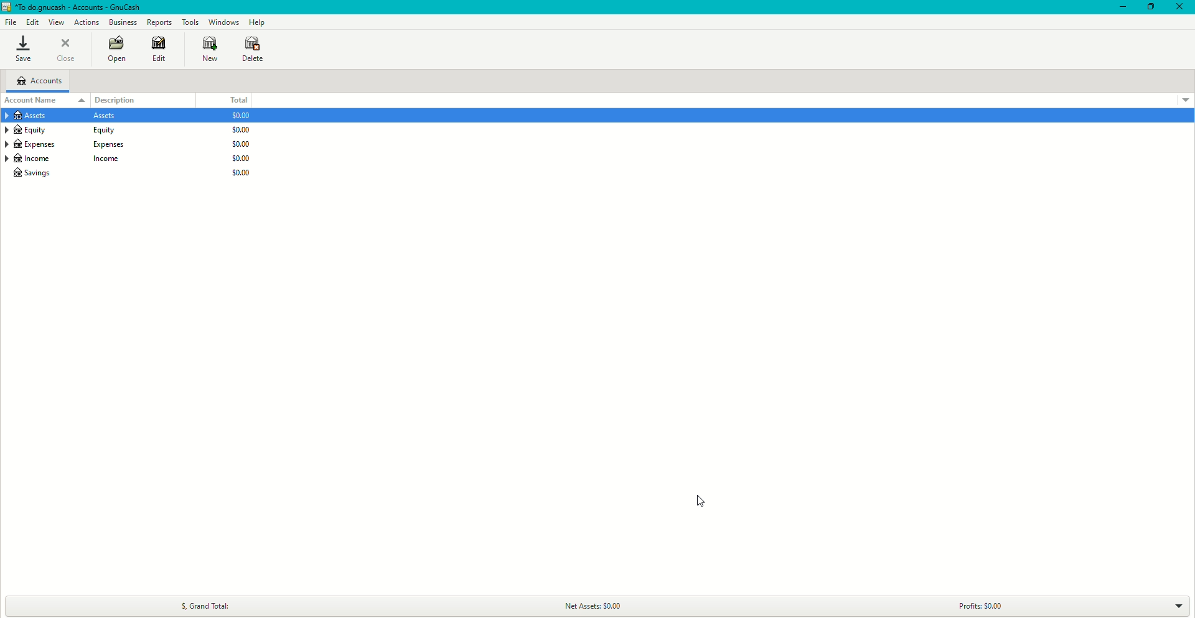 This screenshot has height=618, width=1195. I want to click on Net Assets, so click(602, 604).